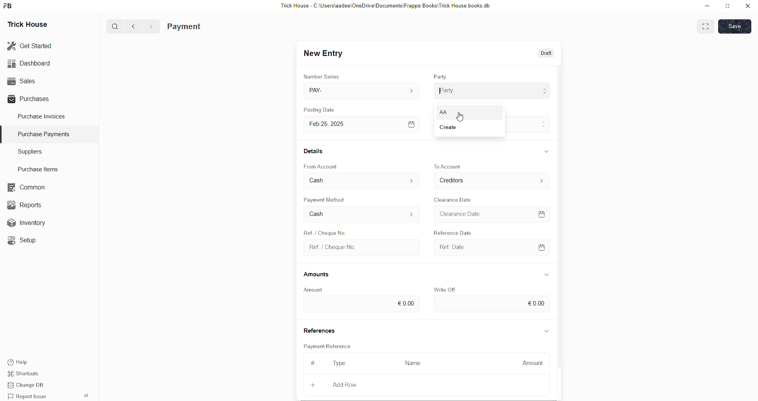 This screenshot has height=401, width=758. What do you see at coordinates (323, 166) in the screenshot?
I see `From Account` at bounding box center [323, 166].